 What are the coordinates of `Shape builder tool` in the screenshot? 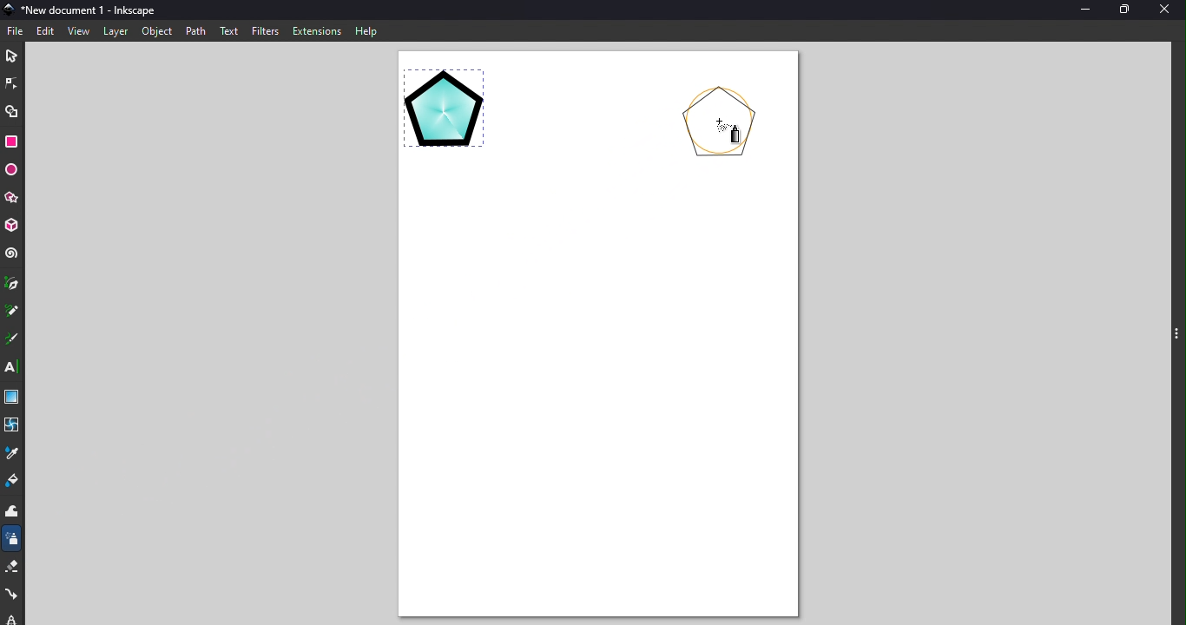 It's located at (11, 112).